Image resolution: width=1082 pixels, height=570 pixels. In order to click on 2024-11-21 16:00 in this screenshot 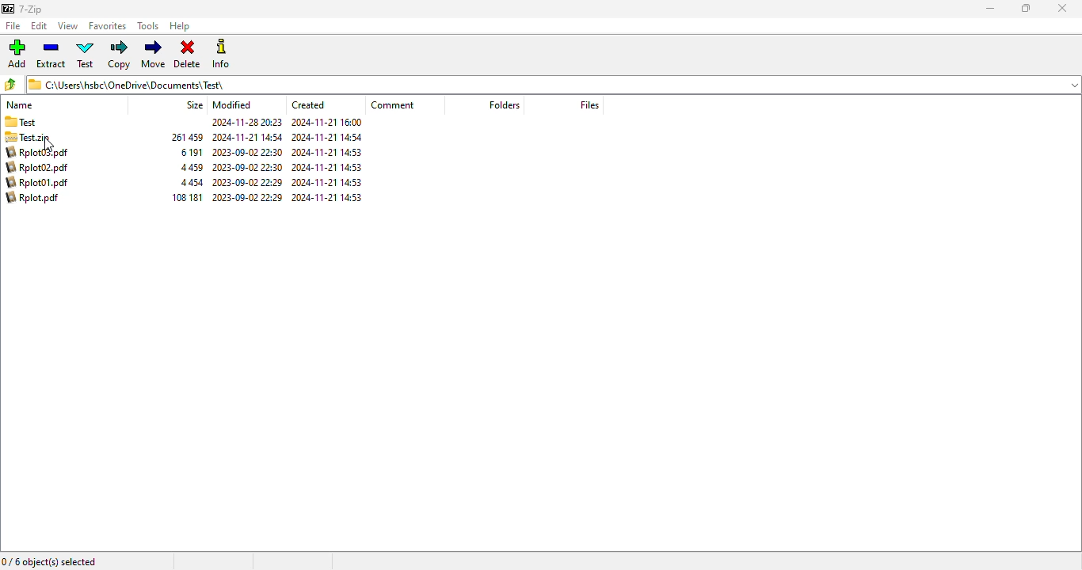, I will do `click(329, 123)`.